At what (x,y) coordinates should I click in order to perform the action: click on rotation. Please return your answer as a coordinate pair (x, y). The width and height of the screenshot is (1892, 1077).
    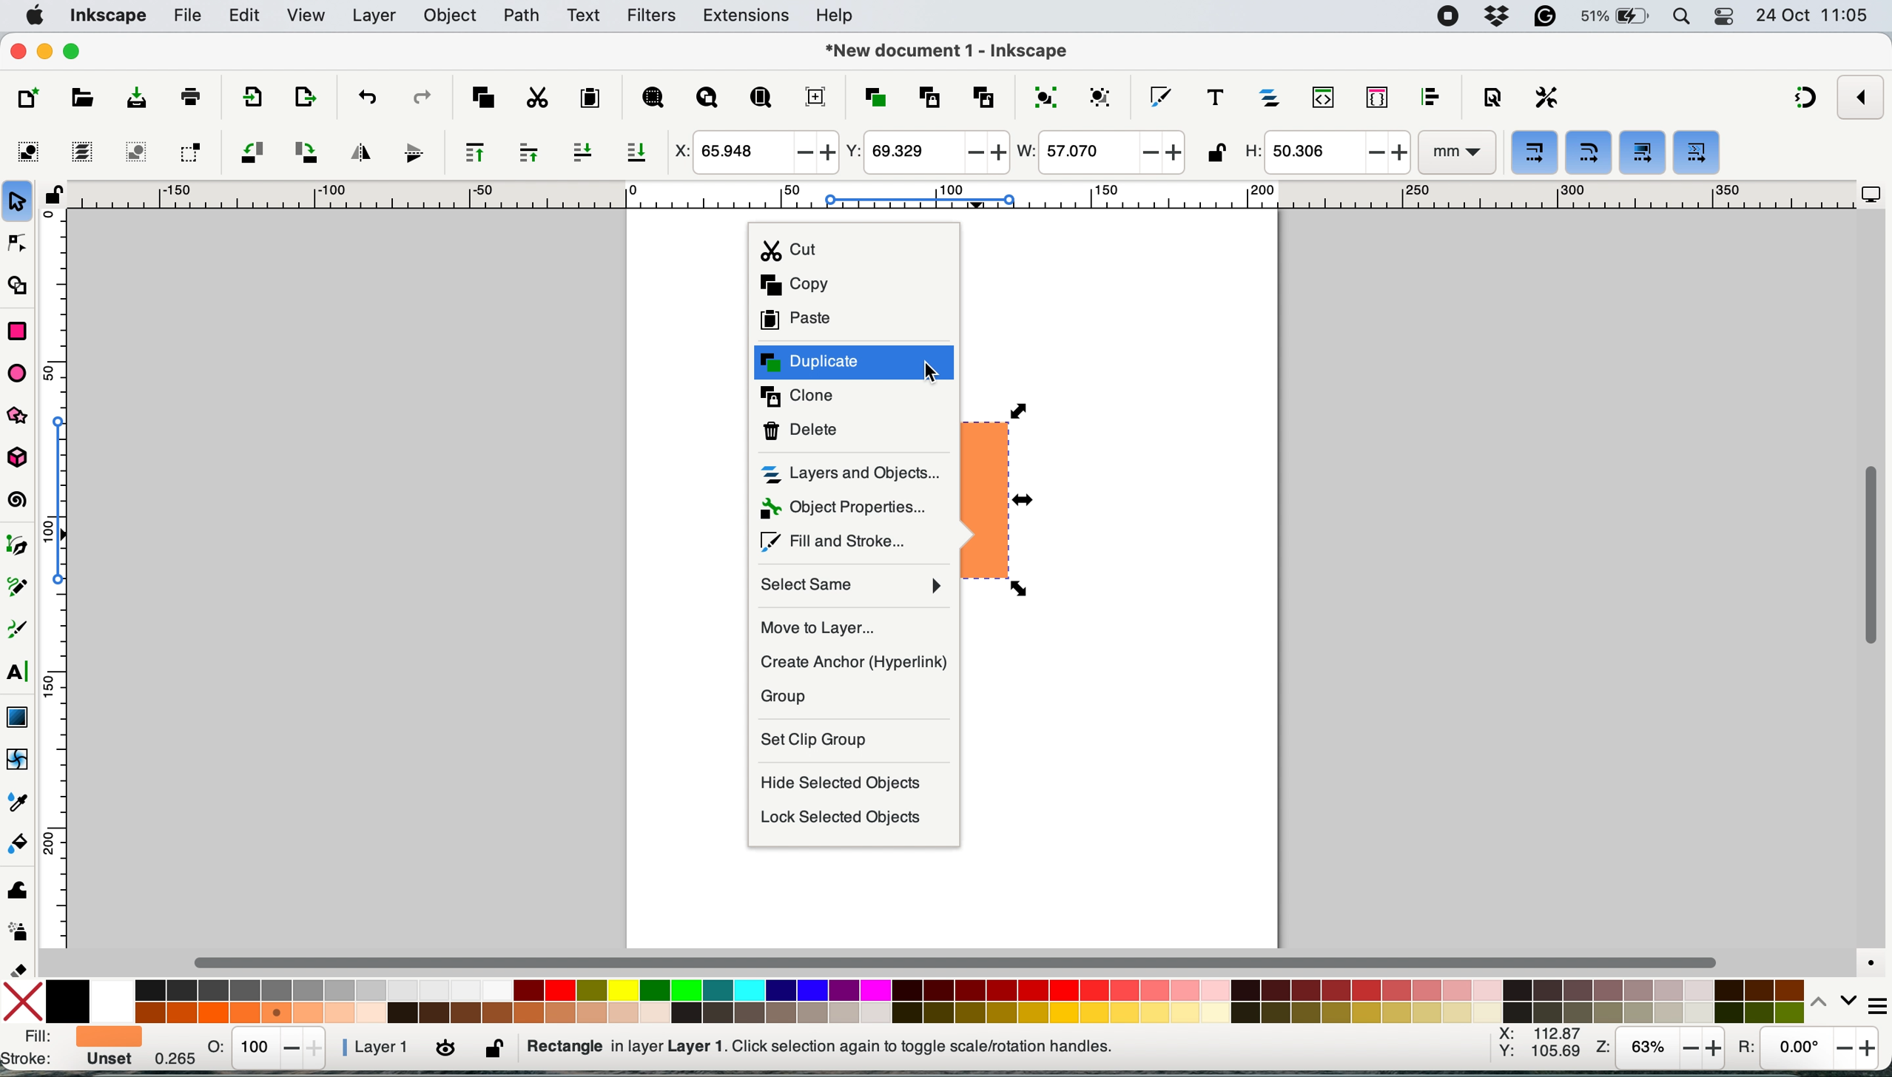
    Looking at the image, I should click on (1805, 1052).